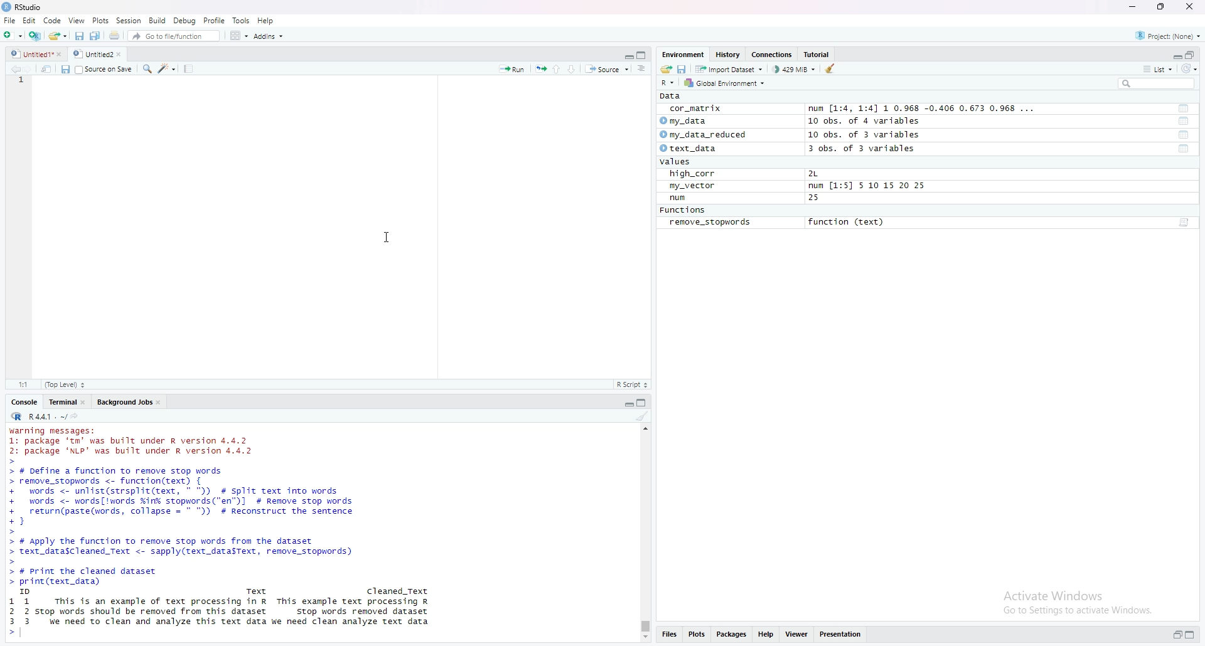 The width and height of the screenshot is (1205, 646). I want to click on > # Apply the function to remove stop words from the dataset
> text_datasCleaned_Text <- sapply(text_datasText, remove_stopuords)
> # print the cleaned dataset
> print(text_data)
I Text Cleaned_Text, so click(222, 565).